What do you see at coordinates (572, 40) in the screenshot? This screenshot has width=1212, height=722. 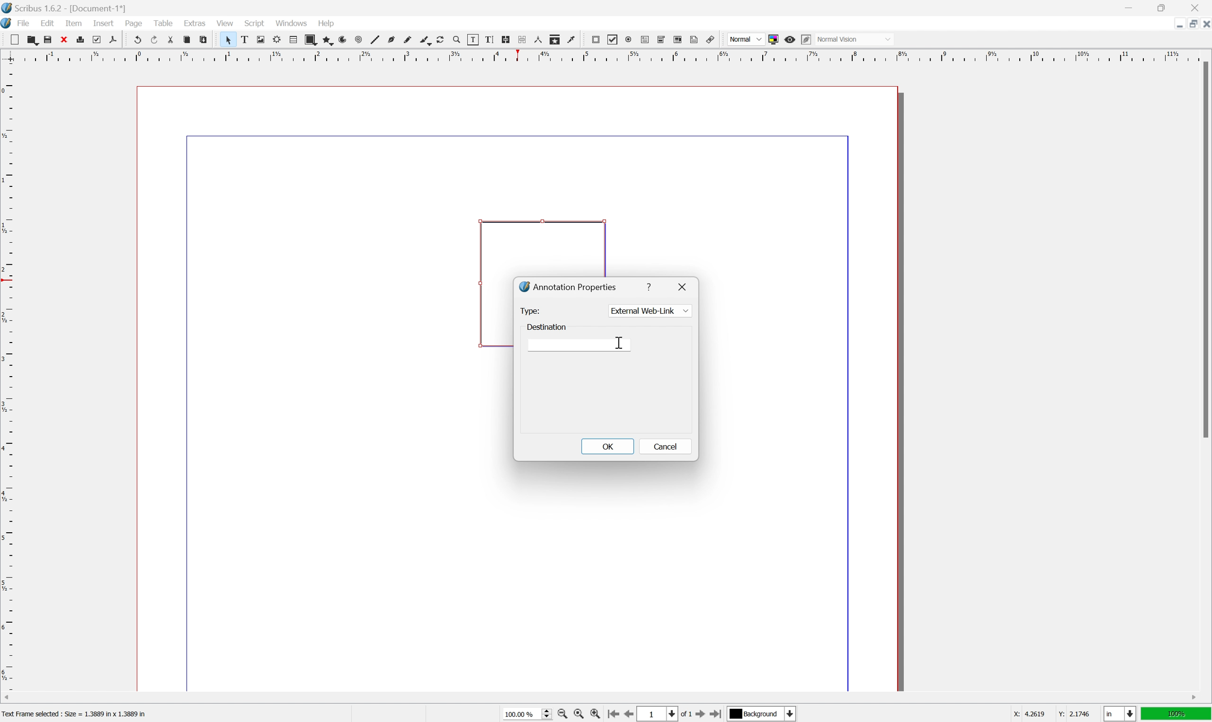 I see `eye dropper` at bounding box center [572, 40].